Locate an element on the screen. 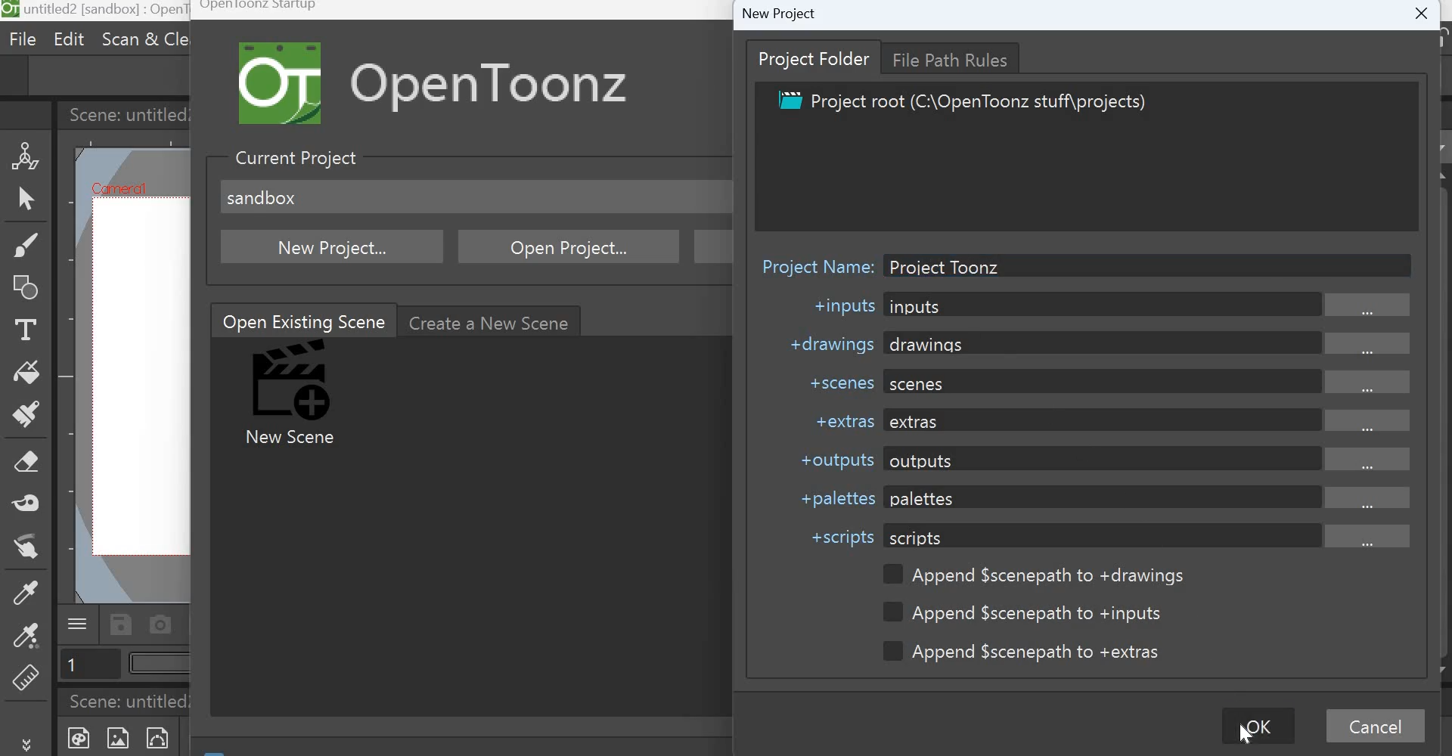 The height and width of the screenshot is (756, 1452). drawings is located at coordinates (1152, 342).